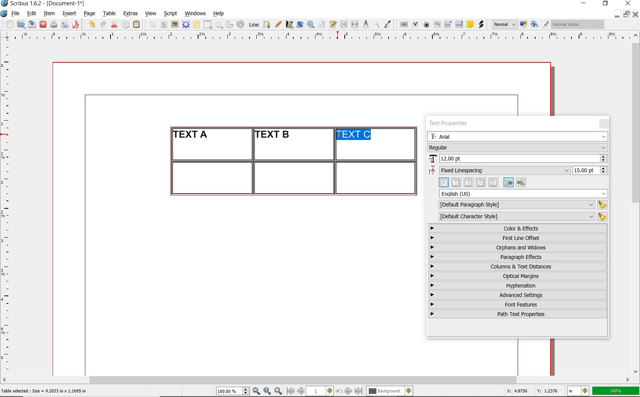 The image size is (640, 397). Describe the element at coordinates (186, 25) in the screenshot. I see `render frame` at that location.